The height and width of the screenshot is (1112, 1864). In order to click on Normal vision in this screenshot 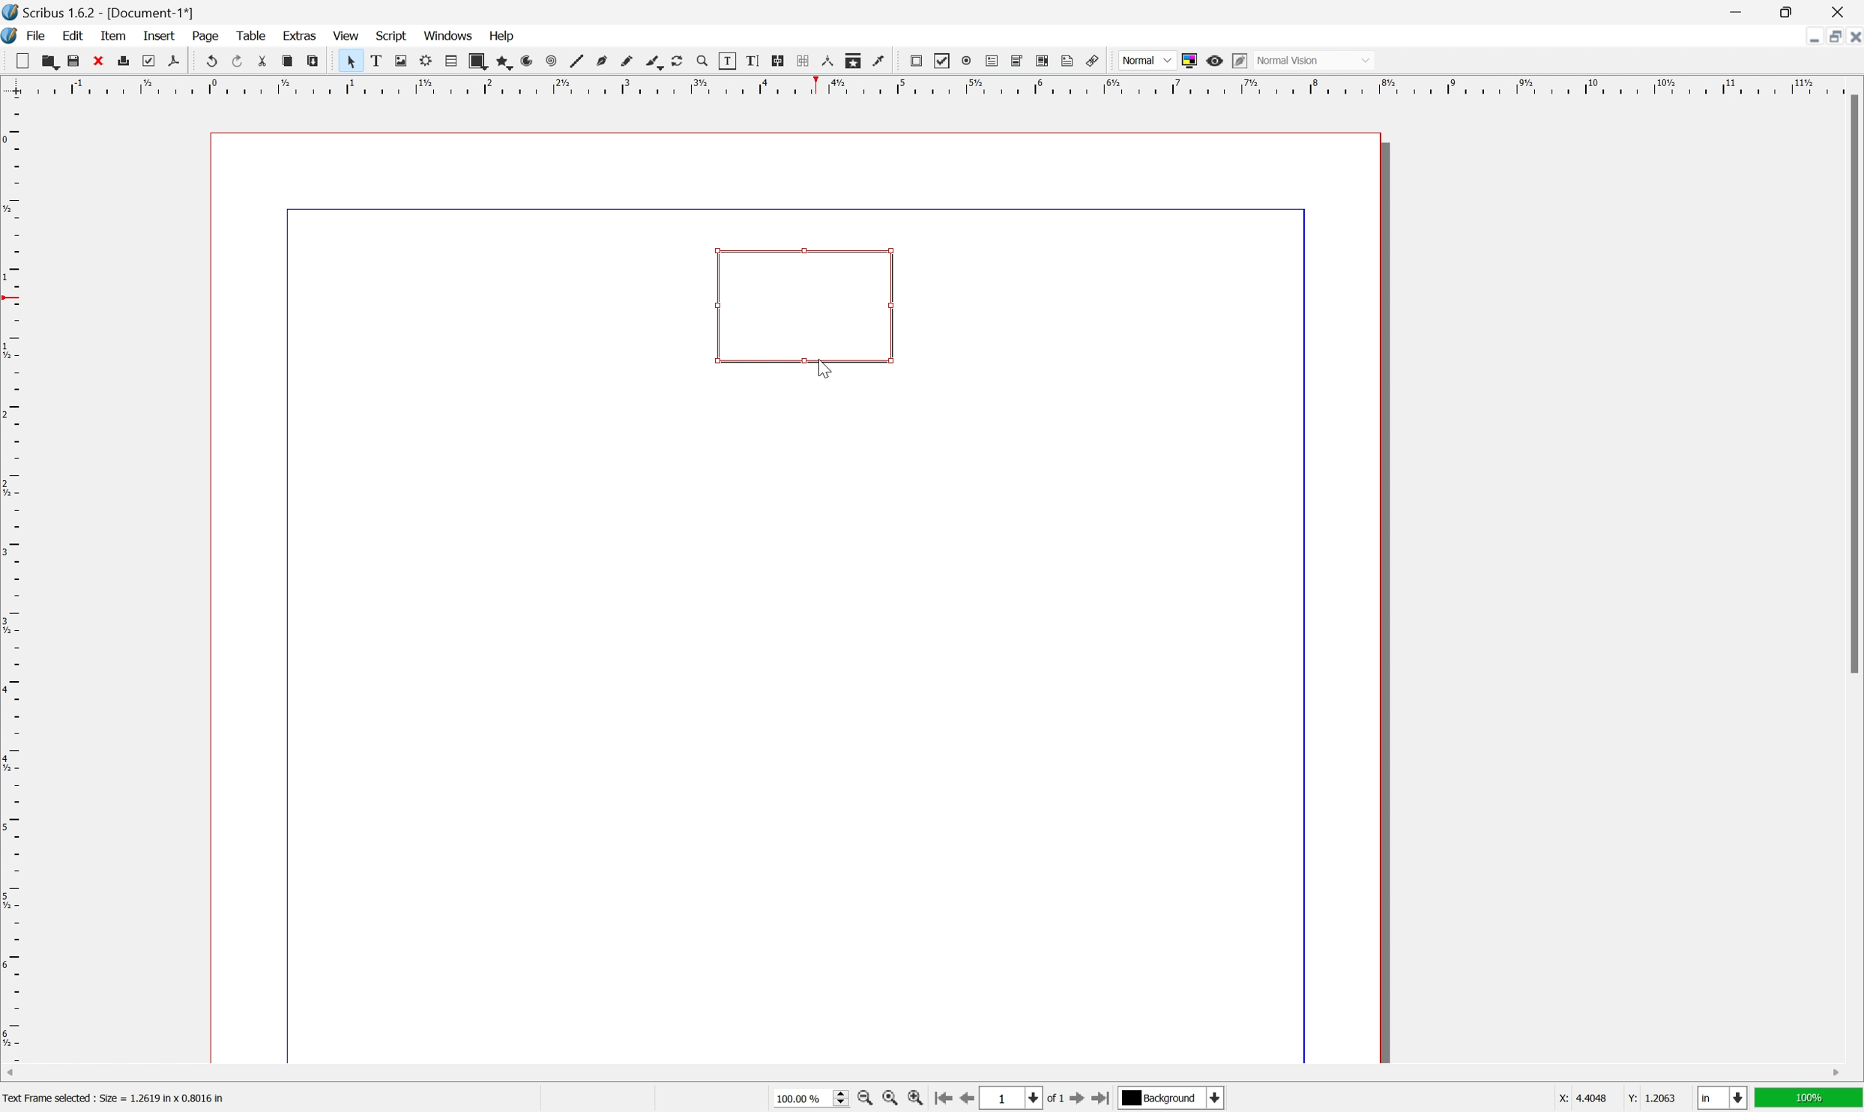, I will do `click(1318, 59)`.